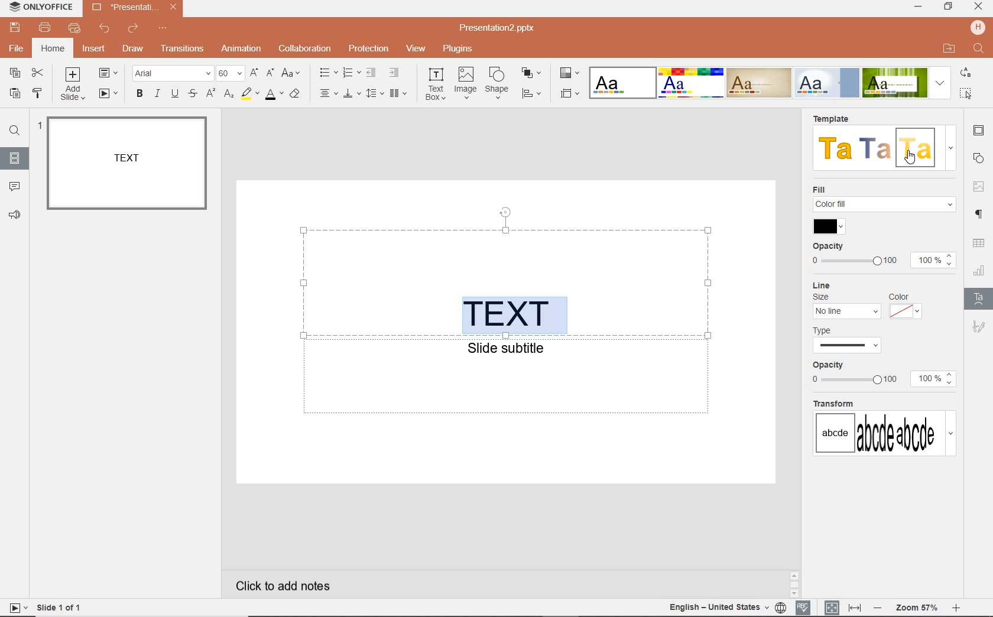 The image size is (993, 617). What do you see at coordinates (979, 244) in the screenshot?
I see `table` at bounding box center [979, 244].